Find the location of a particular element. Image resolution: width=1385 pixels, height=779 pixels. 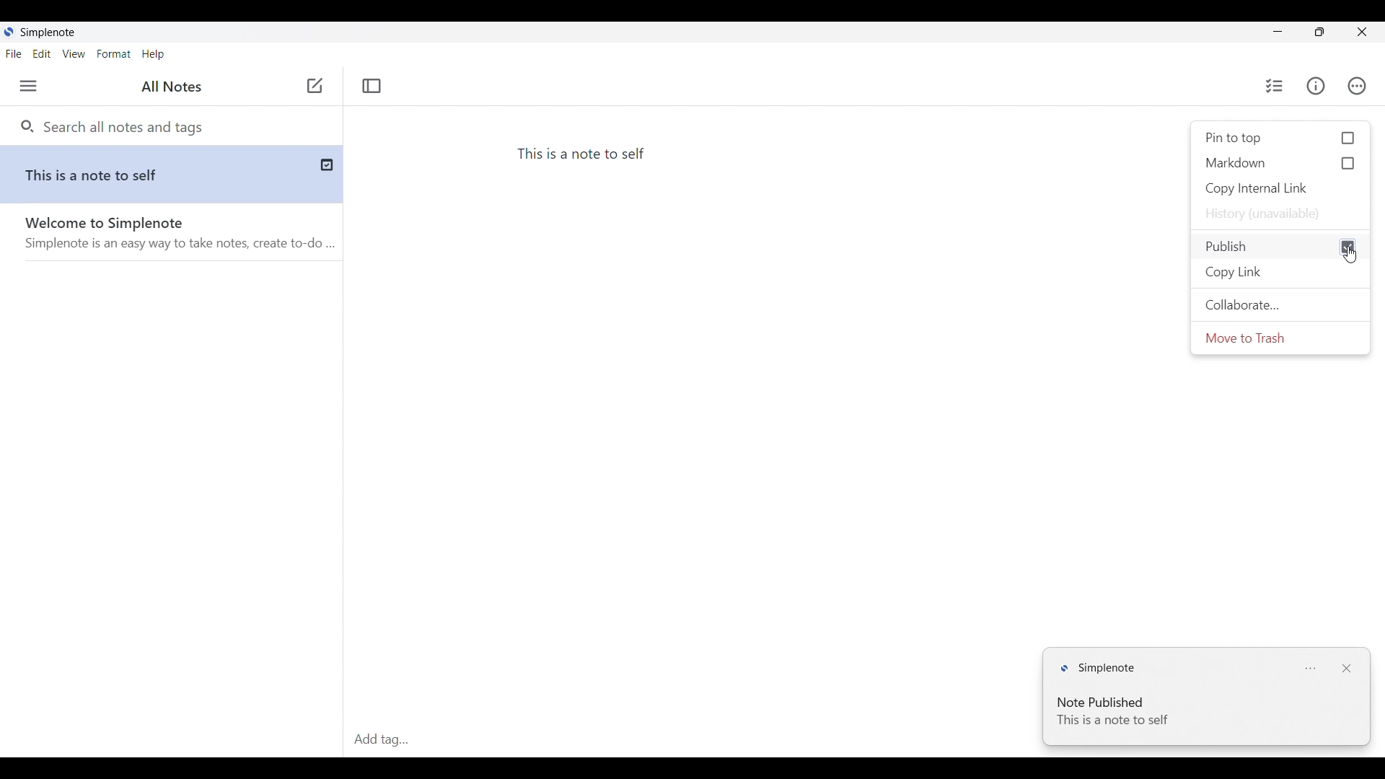

Format is located at coordinates (115, 54).